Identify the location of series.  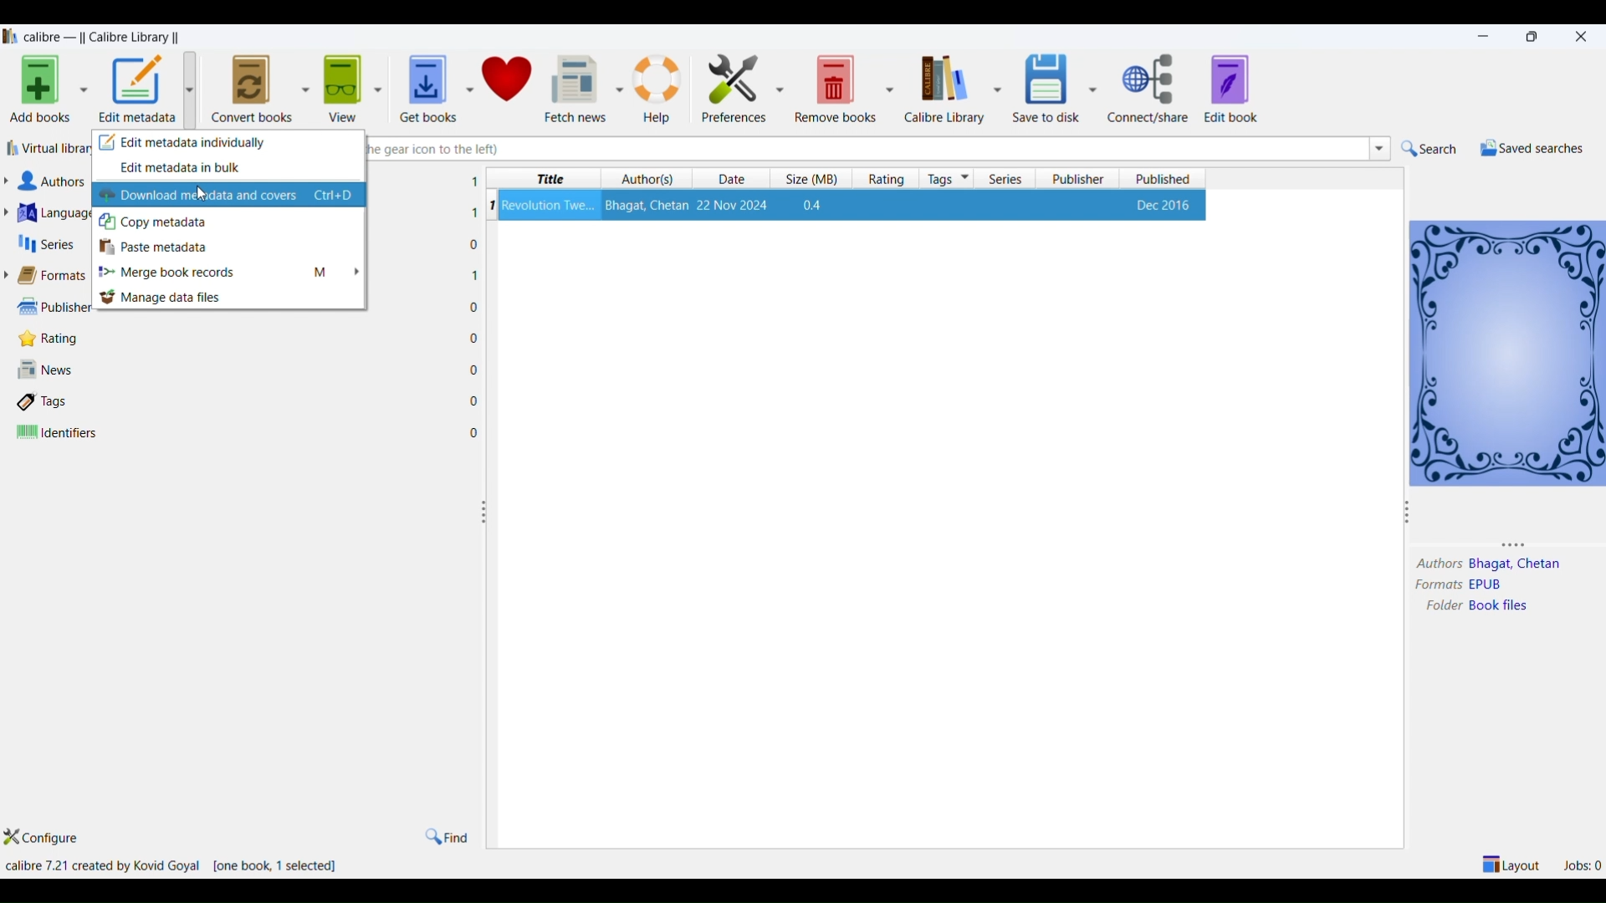
(1006, 179).